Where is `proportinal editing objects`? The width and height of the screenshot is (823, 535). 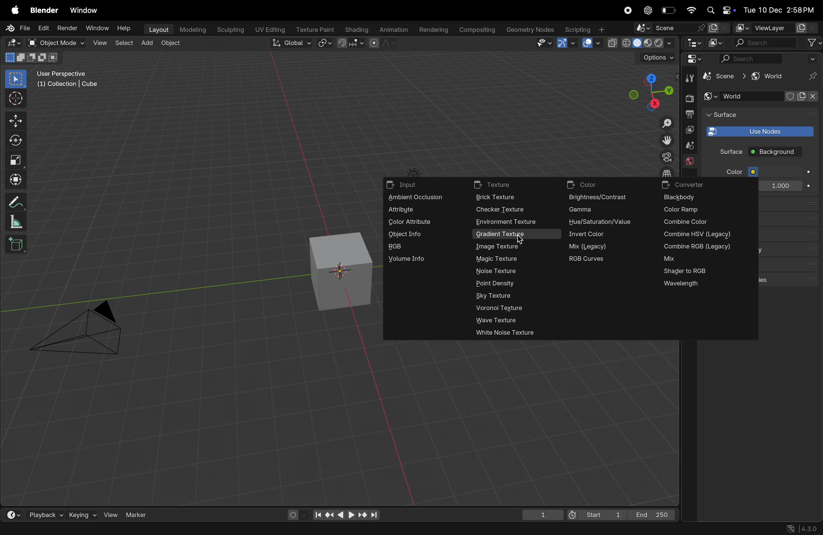 proportinal editing objects is located at coordinates (383, 44).